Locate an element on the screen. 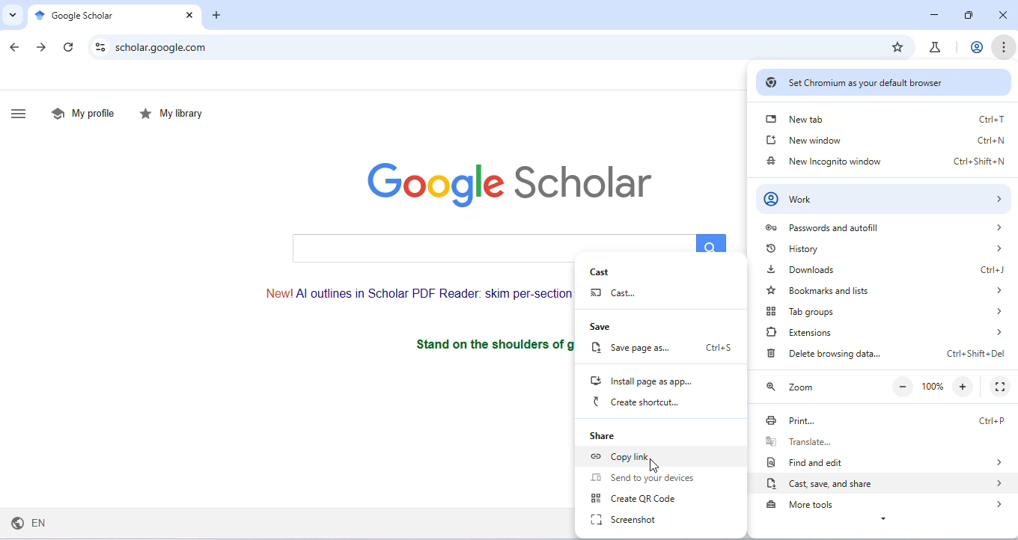 The image size is (1018, 540). find or edit is located at coordinates (883, 462).